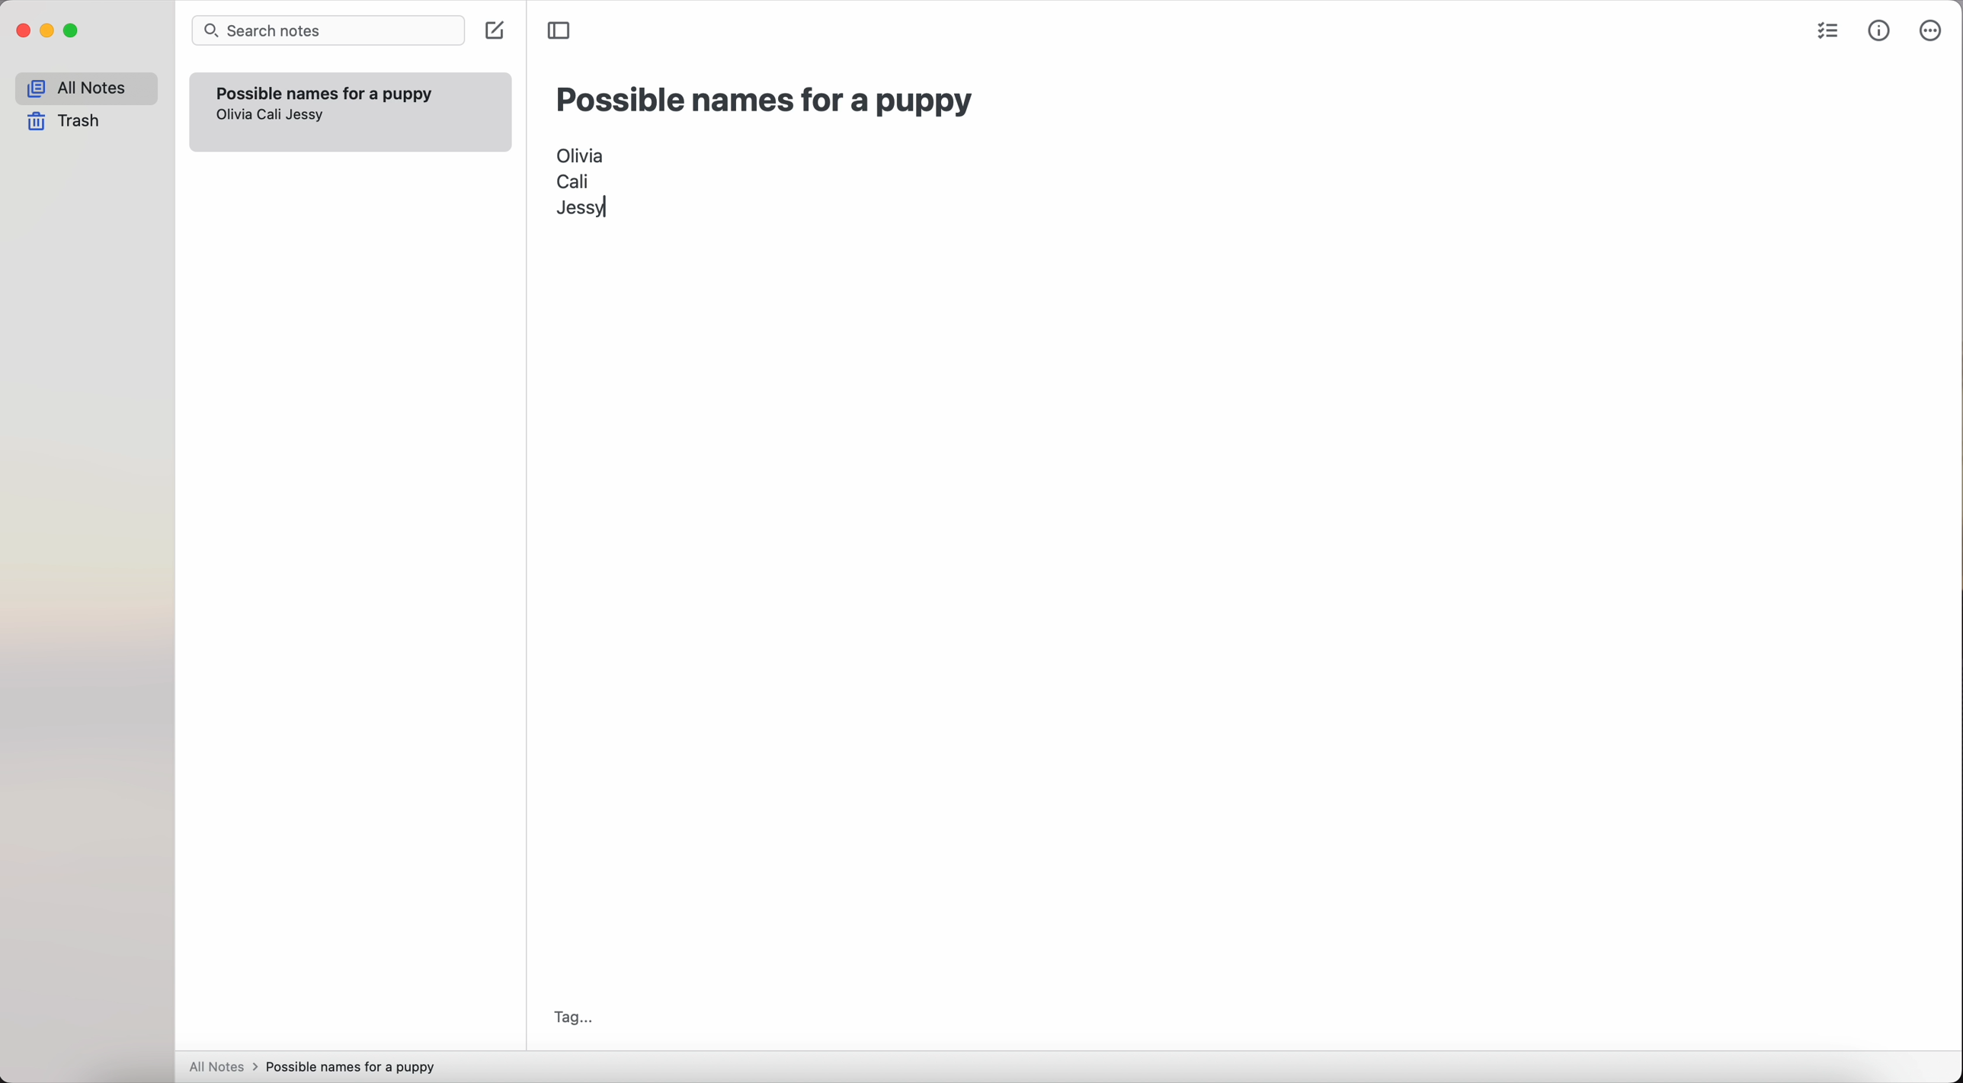  I want to click on possible names for a puppy, so click(766, 101).